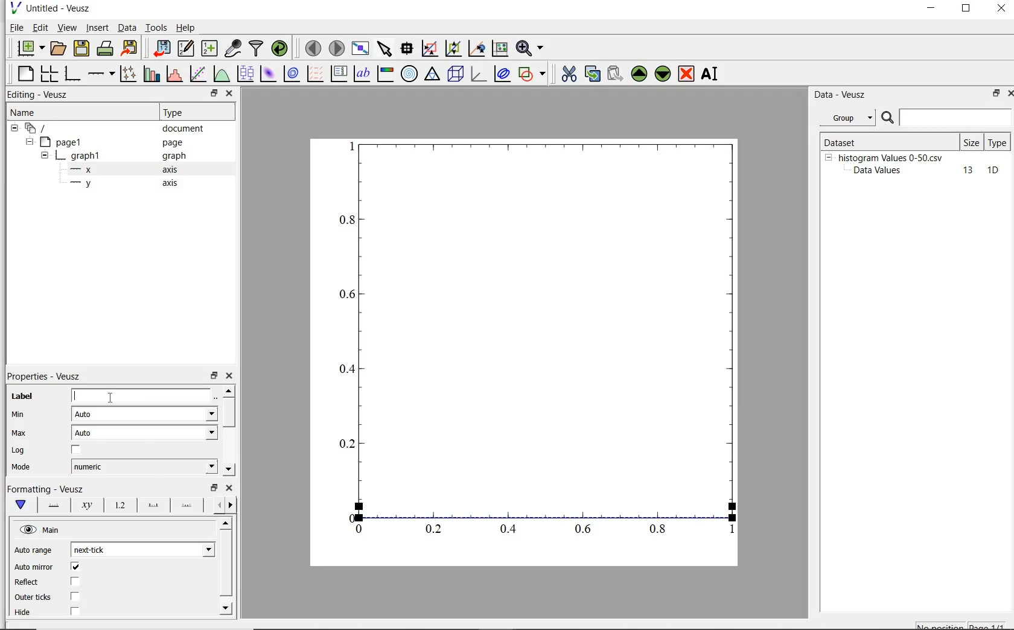 This screenshot has width=1014, height=630. What do you see at coordinates (188, 28) in the screenshot?
I see `help` at bounding box center [188, 28].